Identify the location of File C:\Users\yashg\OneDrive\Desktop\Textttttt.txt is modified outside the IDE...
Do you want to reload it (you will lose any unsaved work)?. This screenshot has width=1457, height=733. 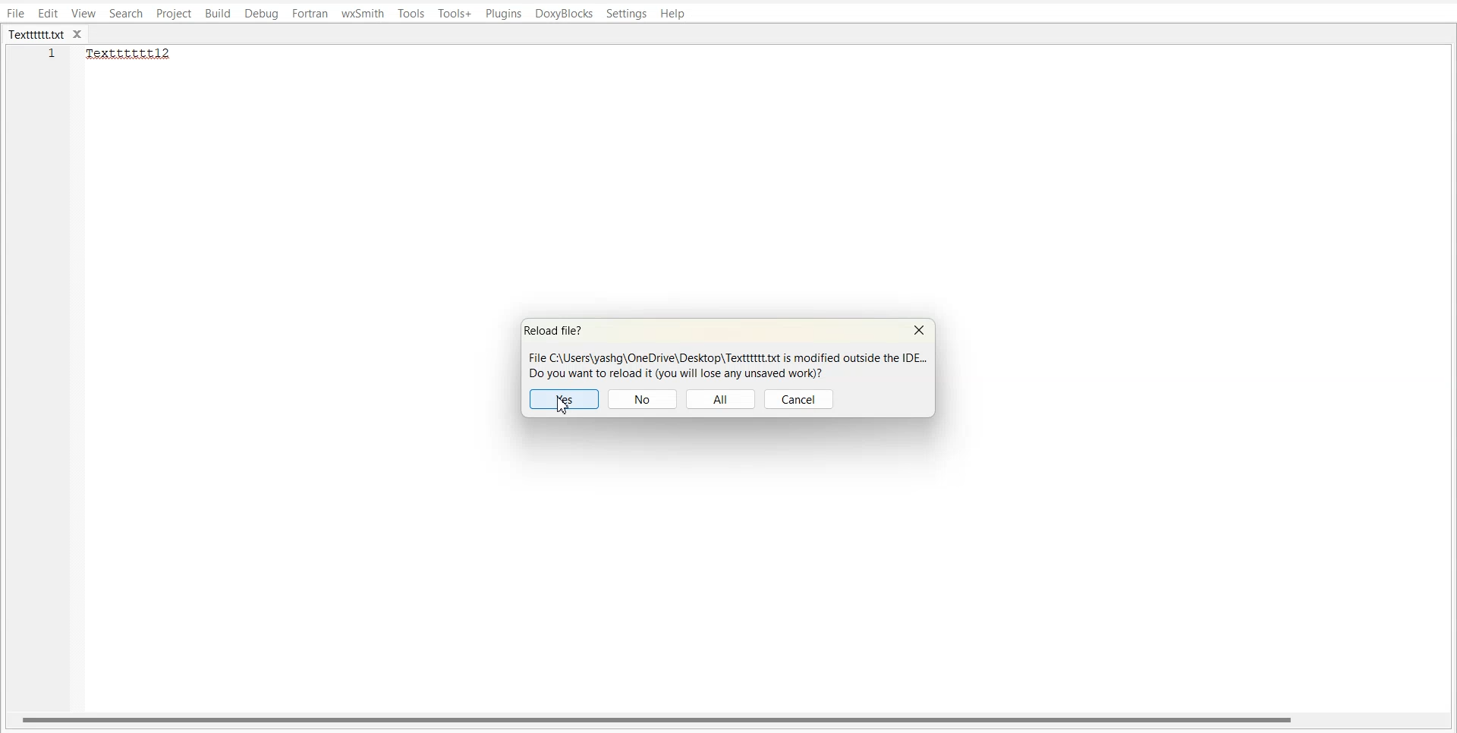
(725, 364).